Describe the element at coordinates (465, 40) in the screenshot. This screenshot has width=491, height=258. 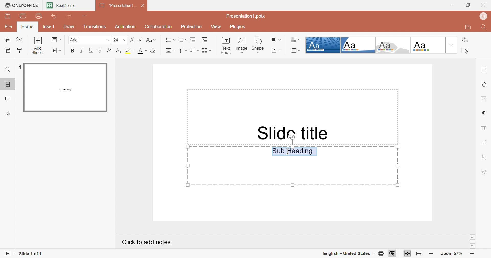
I see `Replace` at that location.